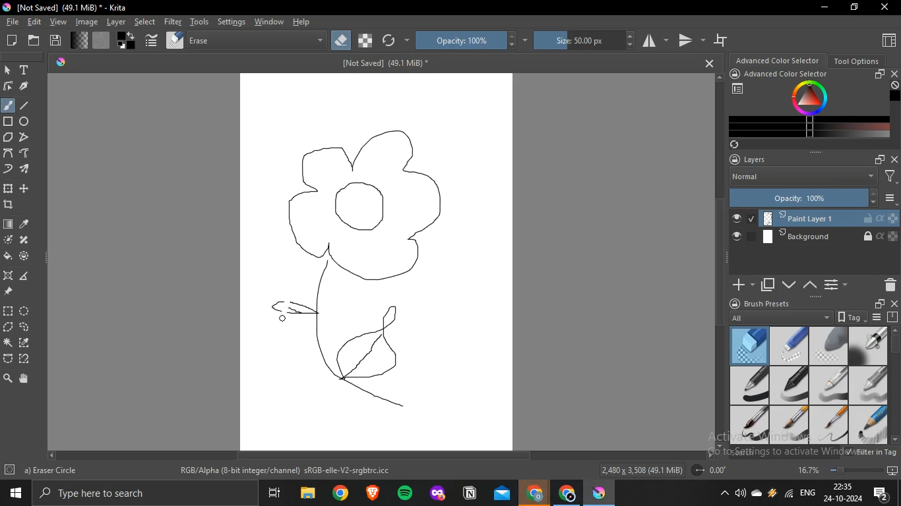 The image size is (901, 506). What do you see at coordinates (146, 493) in the screenshot?
I see `Search bar` at bounding box center [146, 493].